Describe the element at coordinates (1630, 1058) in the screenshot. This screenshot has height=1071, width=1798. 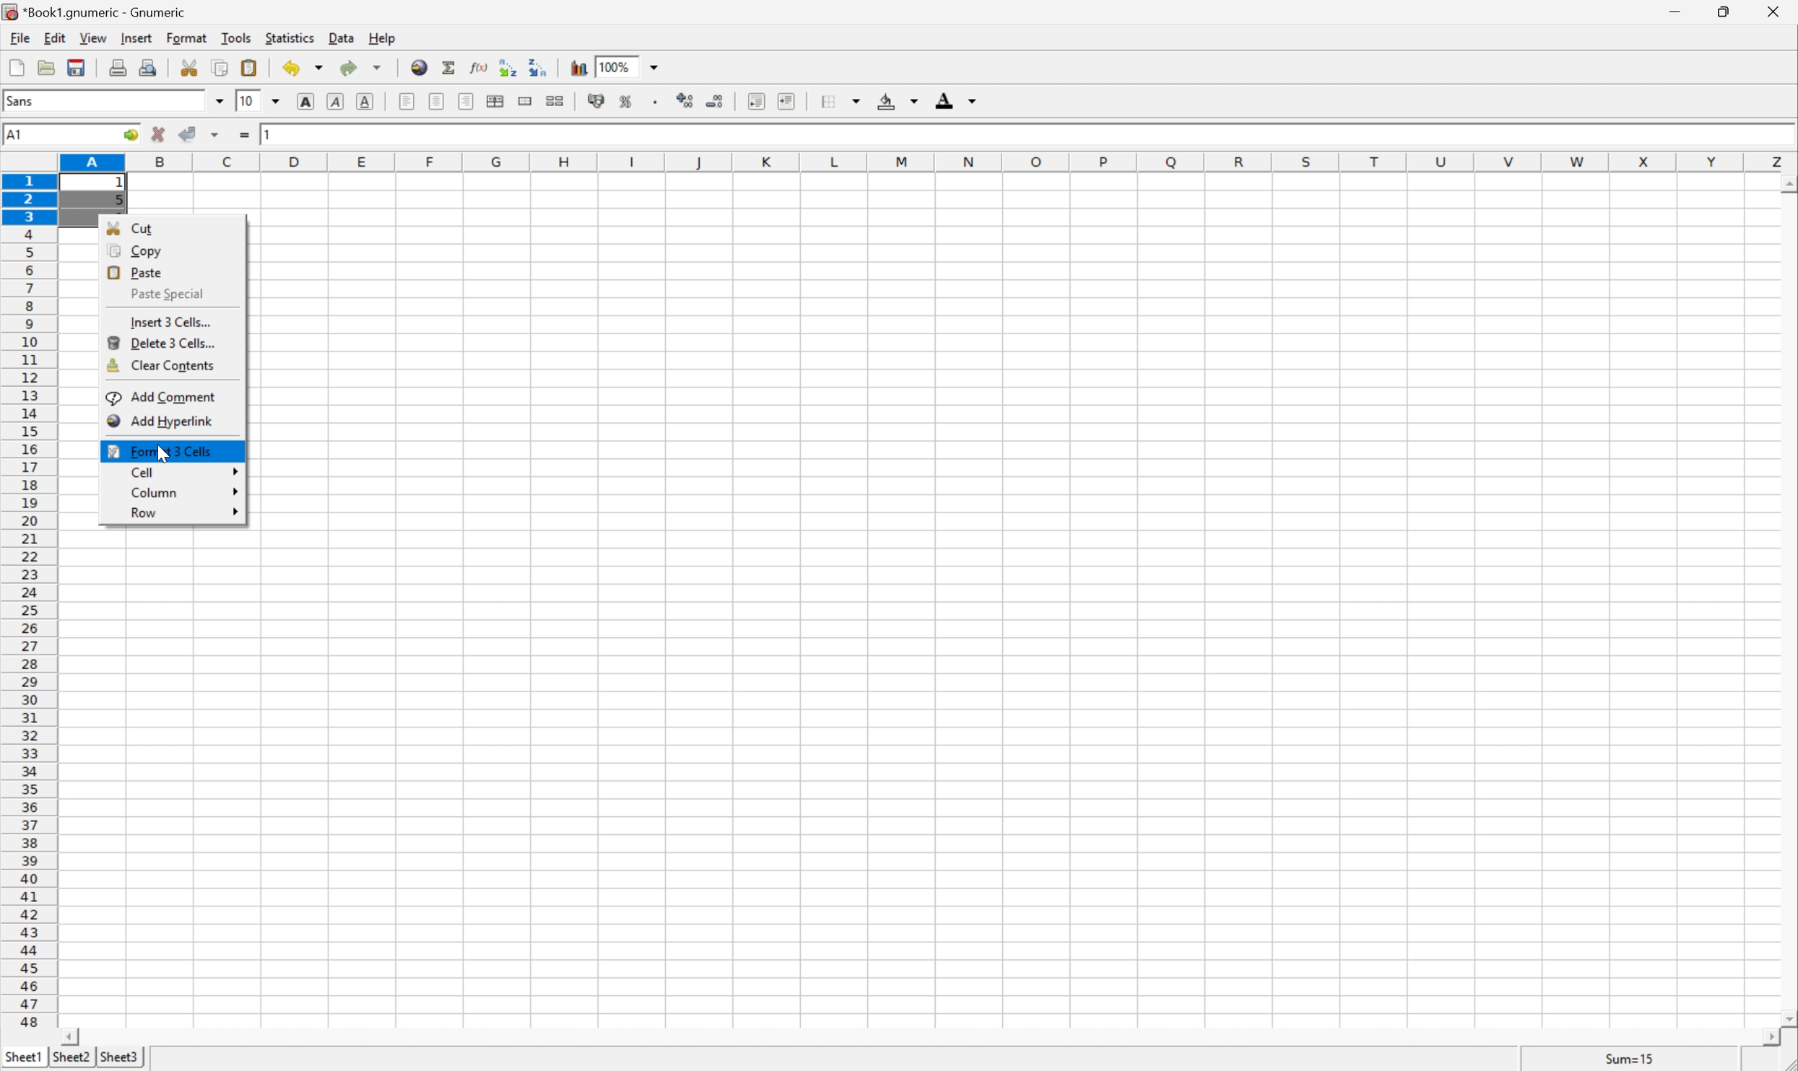
I see `sum=15` at that location.